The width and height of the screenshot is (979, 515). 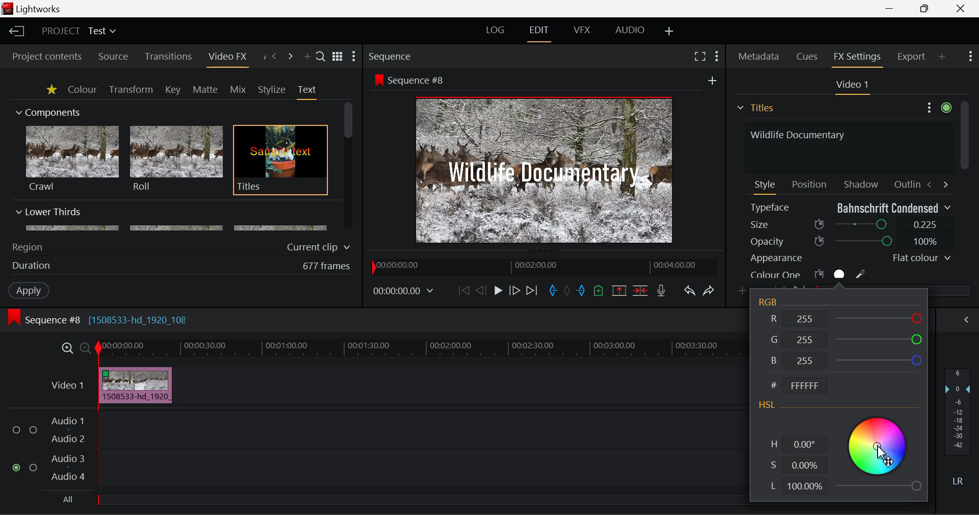 I want to click on Titles, so click(x=280, y=161).